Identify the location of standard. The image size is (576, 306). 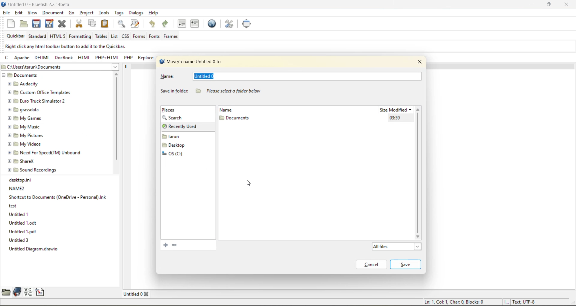
(39, 36).